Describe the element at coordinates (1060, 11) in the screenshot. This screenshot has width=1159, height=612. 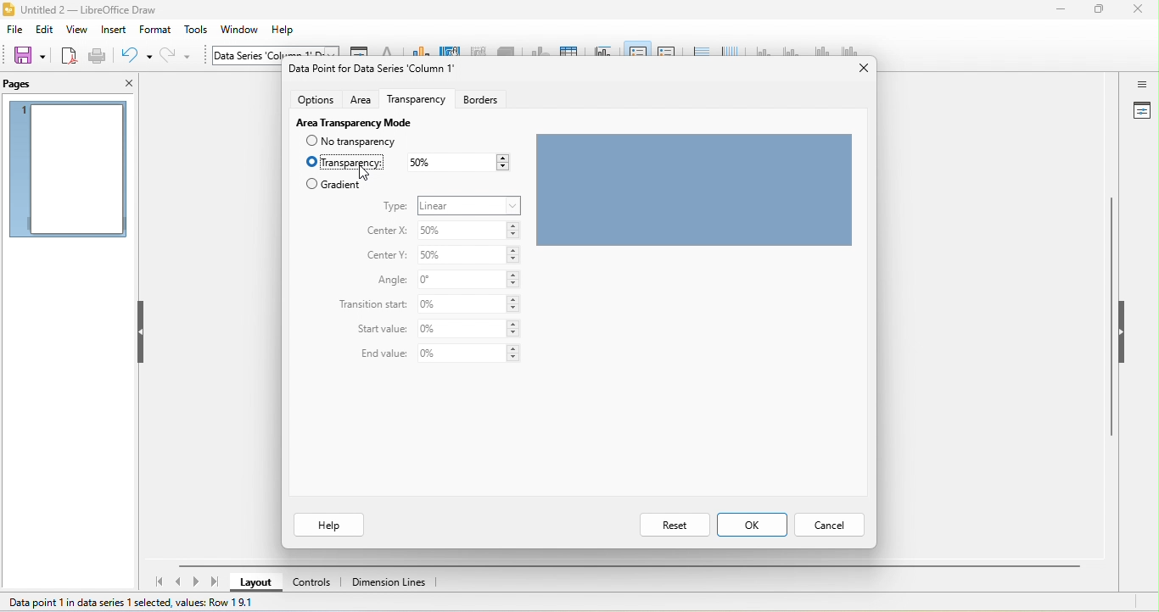
I see `minimize` at that location.